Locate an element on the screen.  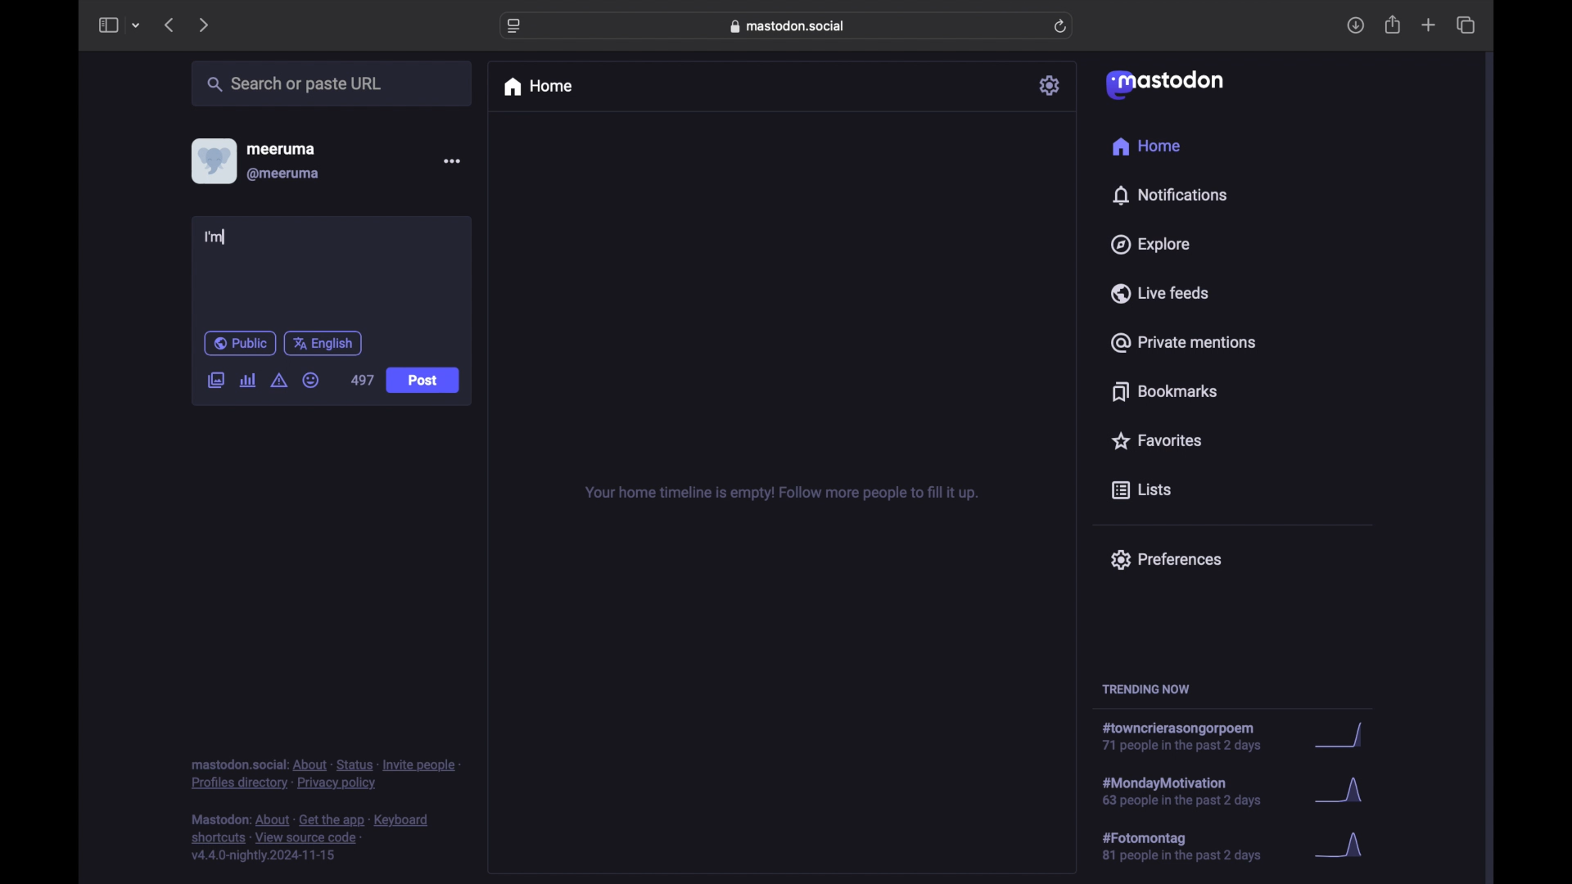
explore is located at coordinates (1151, 245).